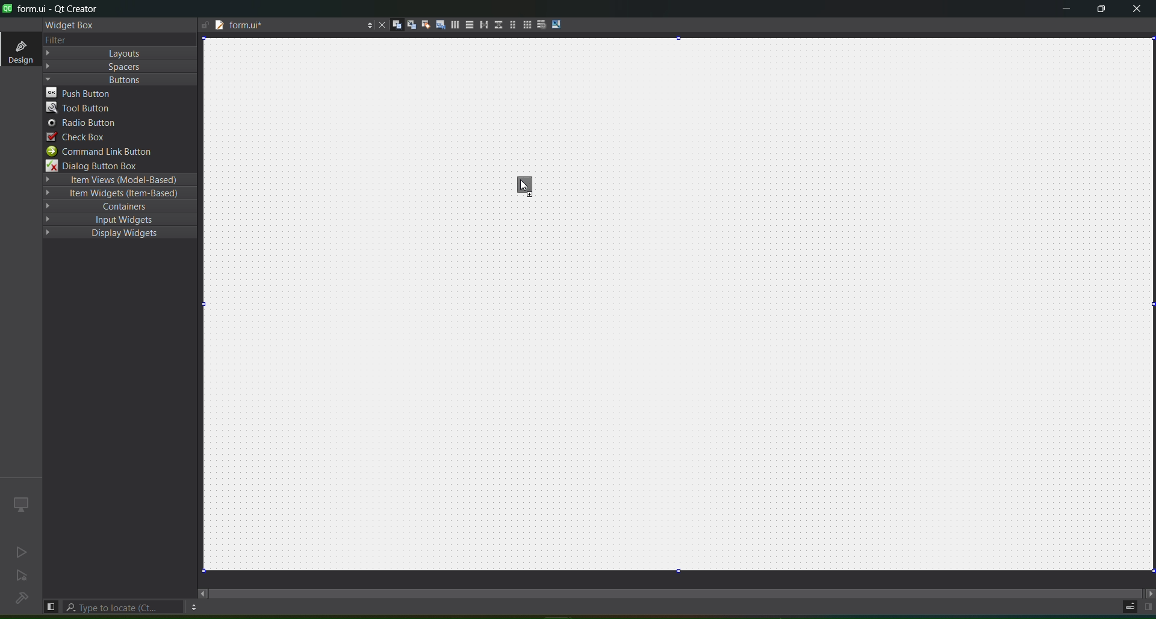 The image size is (1156, 619). What do you see at coordinates (124, 607) in the screenshot?
I see `type to locate` at bounding box center [124, 607].